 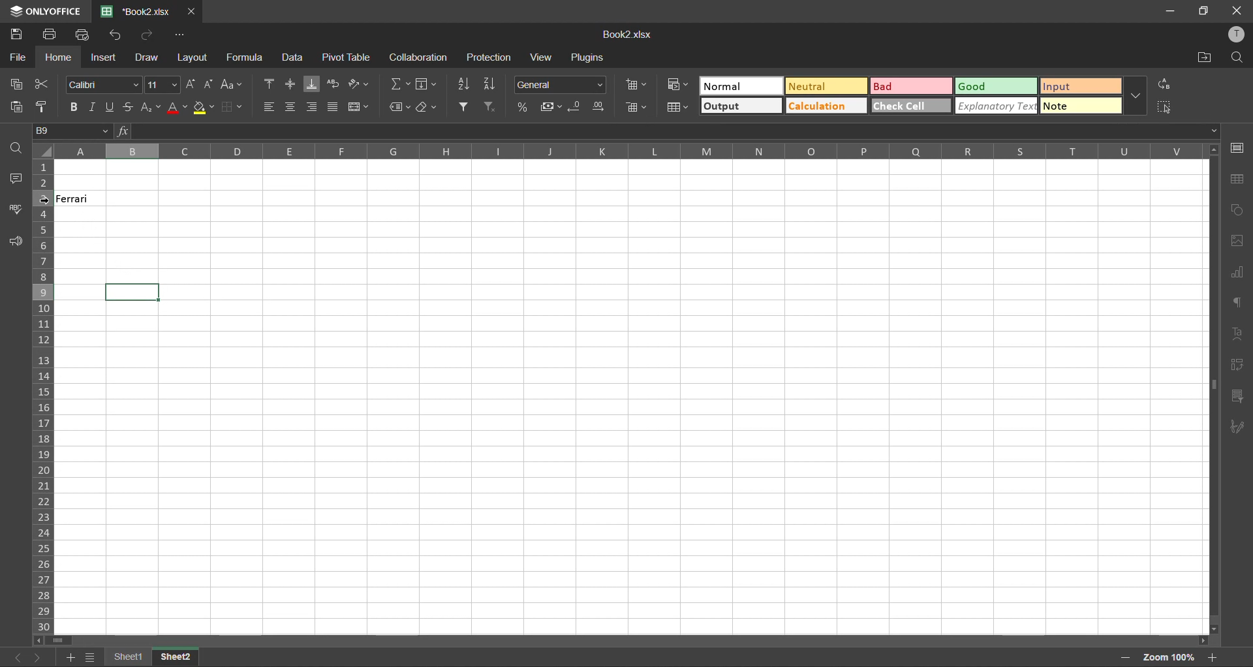 I want to click on input, so click(x=1077, y=85).